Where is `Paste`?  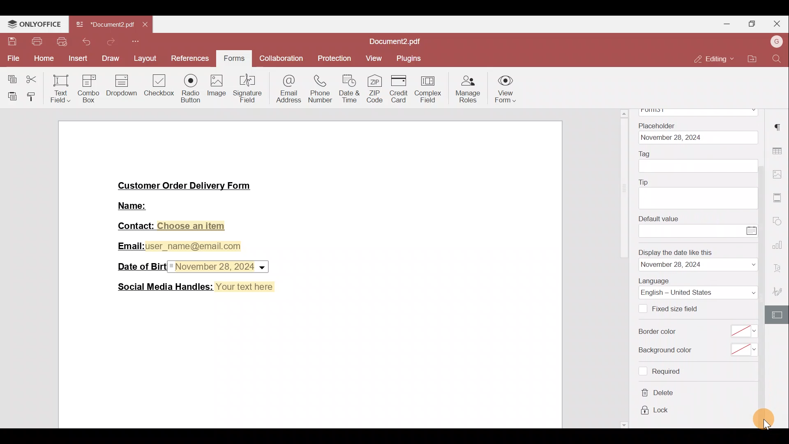 Paste is located at coordinates (10, 94).